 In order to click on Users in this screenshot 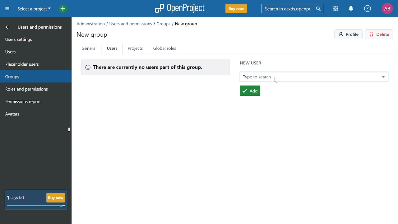, I will do `click(113, 49)`.